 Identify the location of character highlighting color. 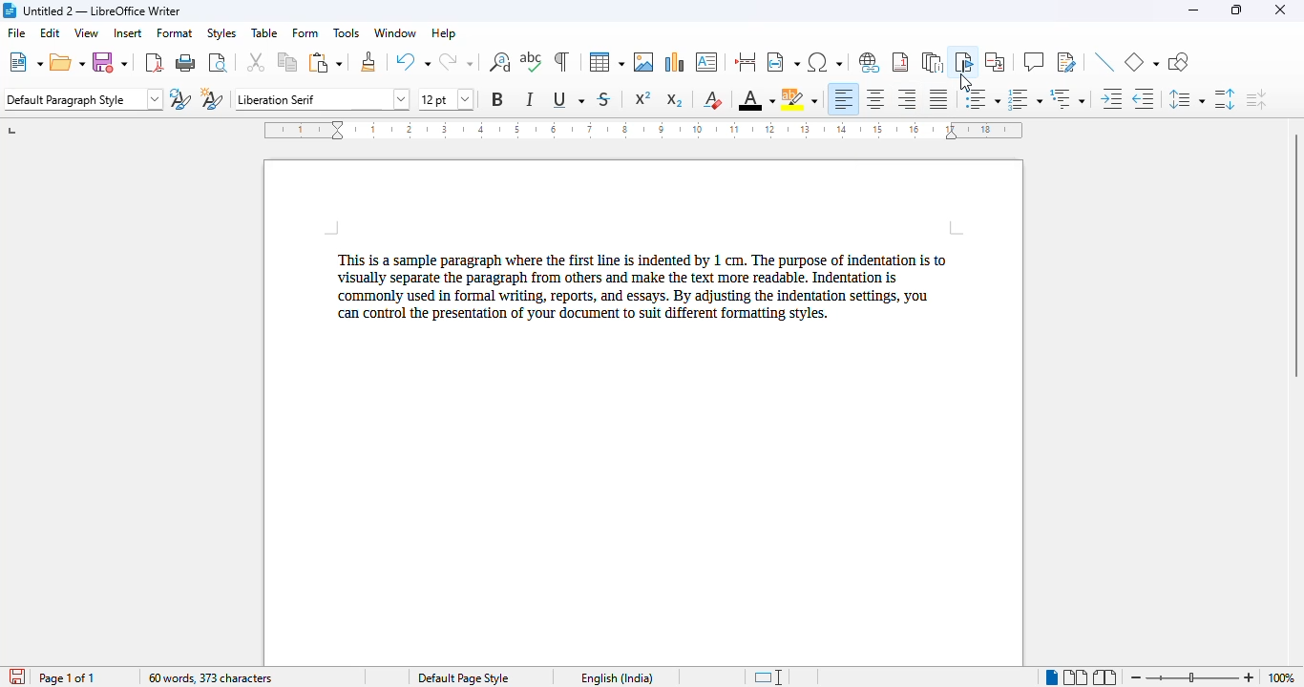
(800, 99).